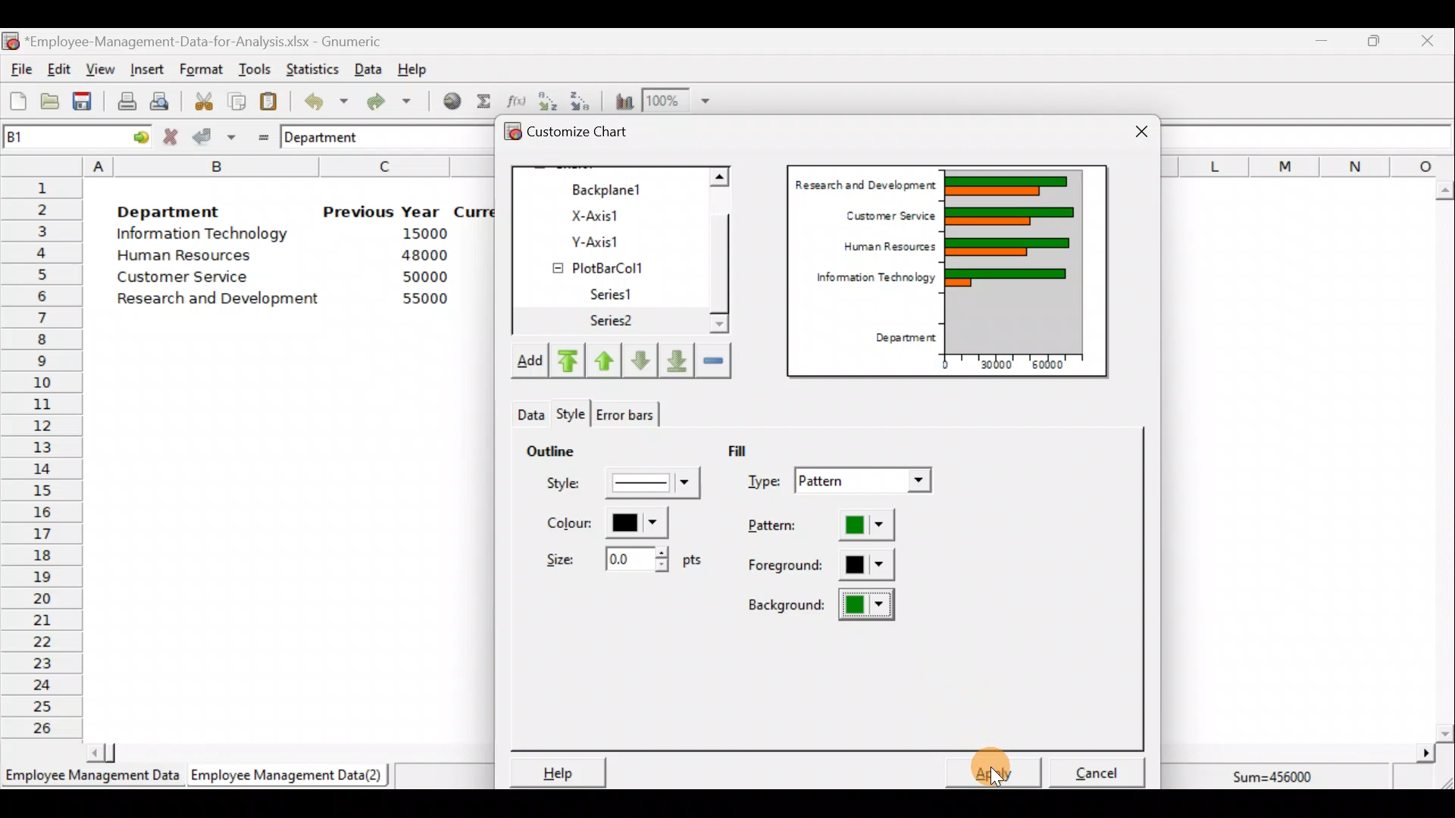  What do you see at coordinates (127, 101) in the screenshot?
I see `Print current file` at bounding box center [127, 101].